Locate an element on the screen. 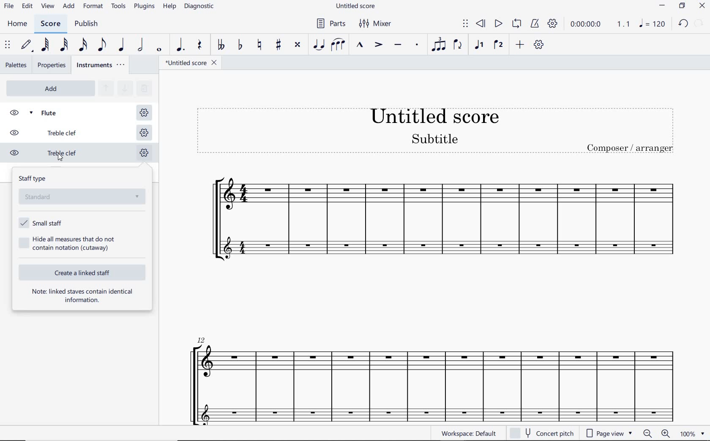 The width and height of the screenshot is (710, 441). undo is located at coordinates (684, 24).